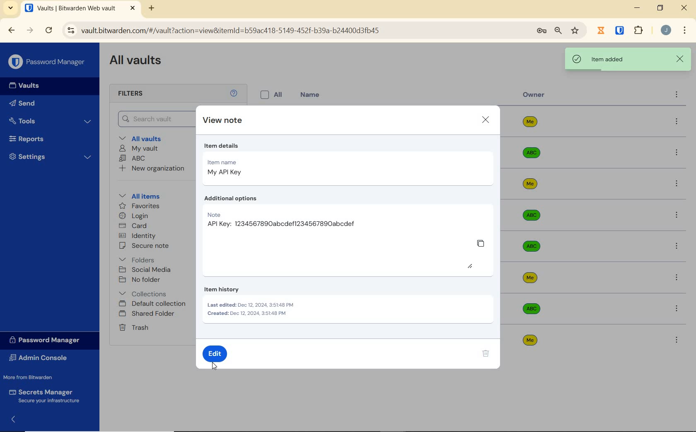 The height and width of the screenshot is (432, 696). Describe the element at coordinates (640, 30) in the screenshot. I see `extensions` at that location.